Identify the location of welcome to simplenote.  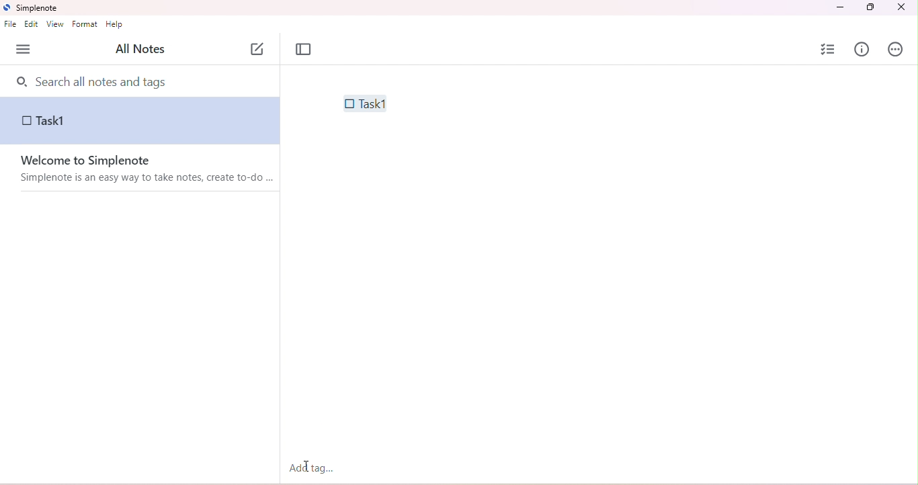
(89, 160).